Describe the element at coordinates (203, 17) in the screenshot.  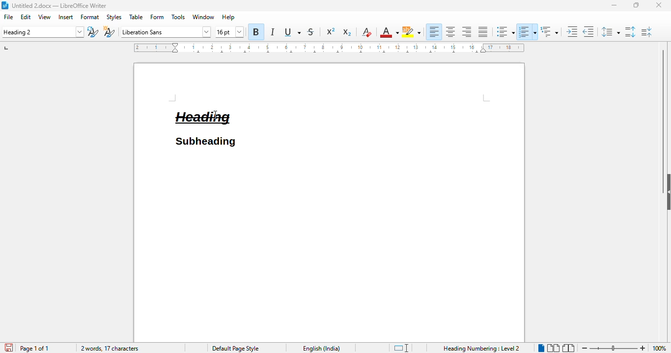
I see `window` at that location.